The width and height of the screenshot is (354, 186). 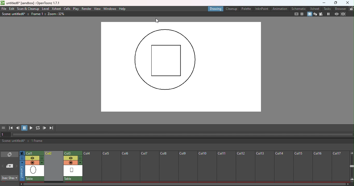 I want to click on Horizontal scroll bar, so click(x=183, y=134).